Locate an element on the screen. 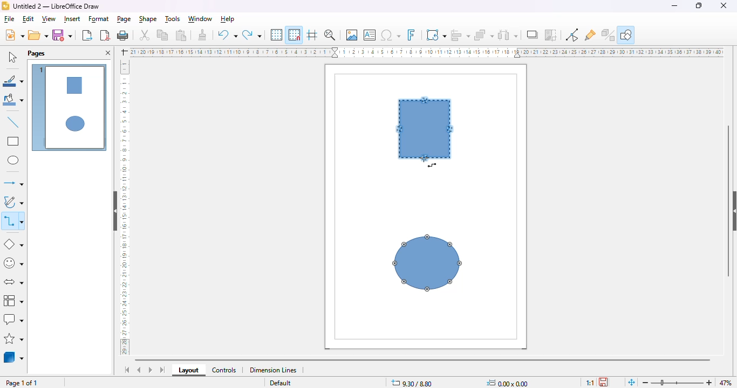  connectors is located at coordinates (14, 220).